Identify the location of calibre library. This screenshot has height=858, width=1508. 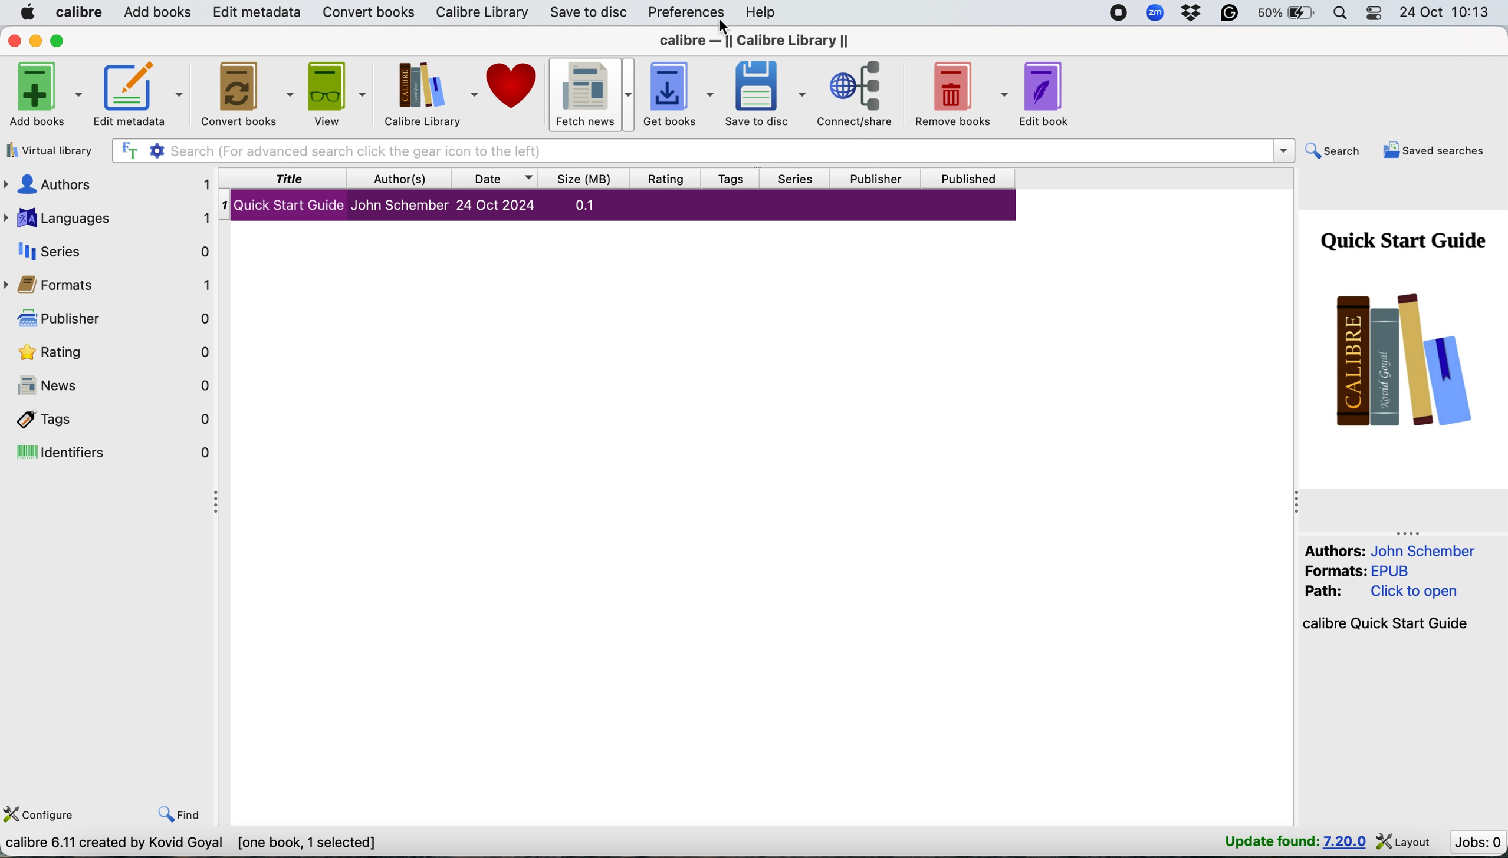
(426, 96).